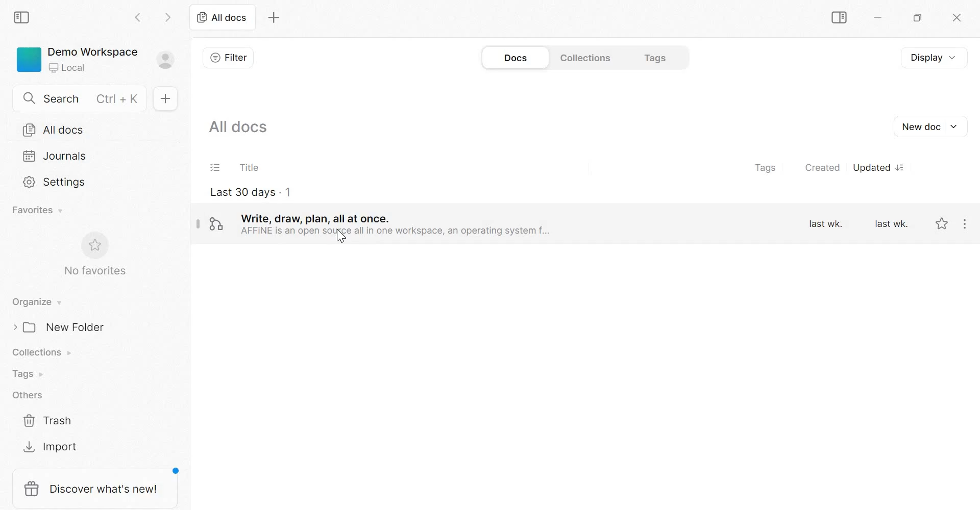  What do you see at coordinates (228, 58) in the screenshot?
I see `Filter` at bounding box center [228, 58].